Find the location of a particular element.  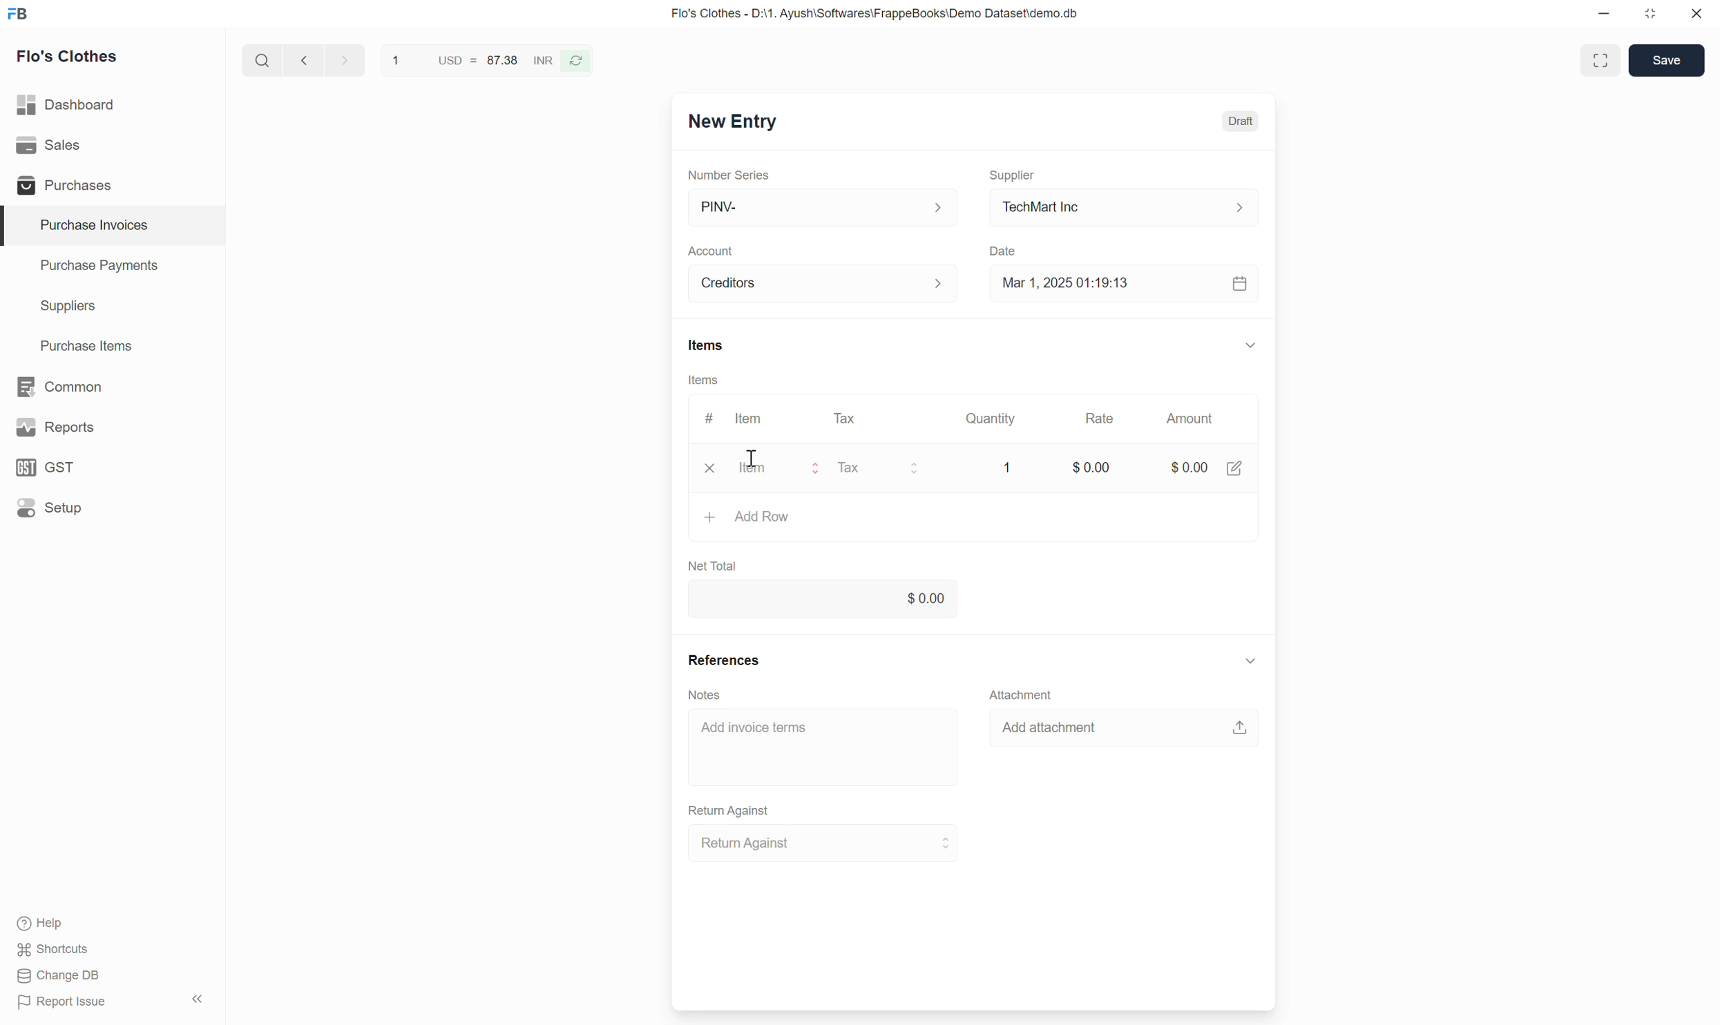

Return Against is located at coordinates (731, 810).